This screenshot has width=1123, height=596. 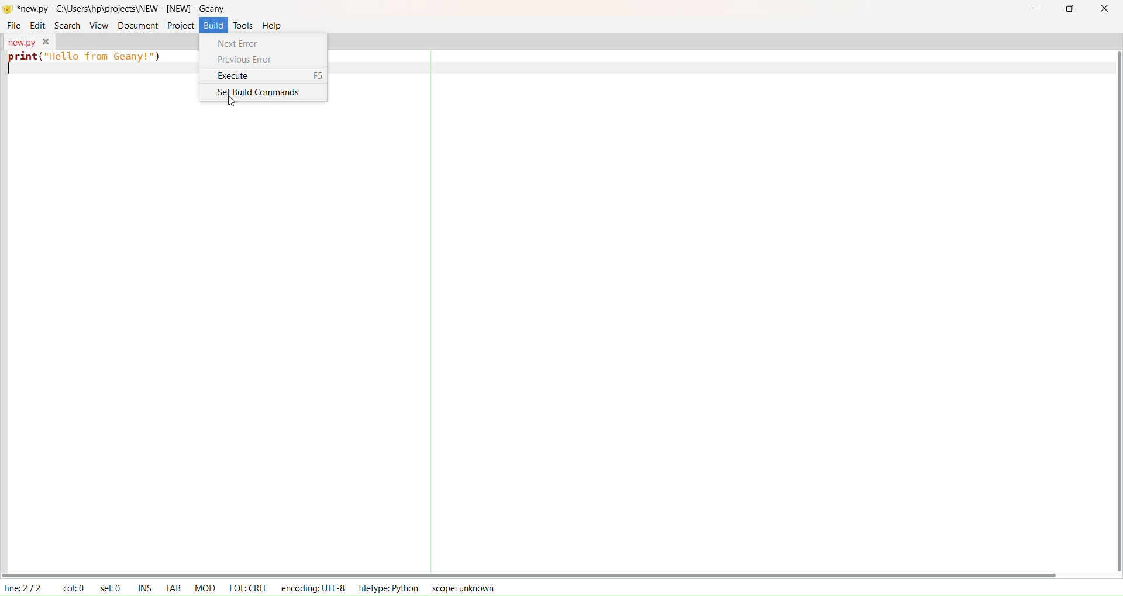 What do you see at coordinates (136, 25) in the screenshot?
I see `document` at bounding box center [136, 25].